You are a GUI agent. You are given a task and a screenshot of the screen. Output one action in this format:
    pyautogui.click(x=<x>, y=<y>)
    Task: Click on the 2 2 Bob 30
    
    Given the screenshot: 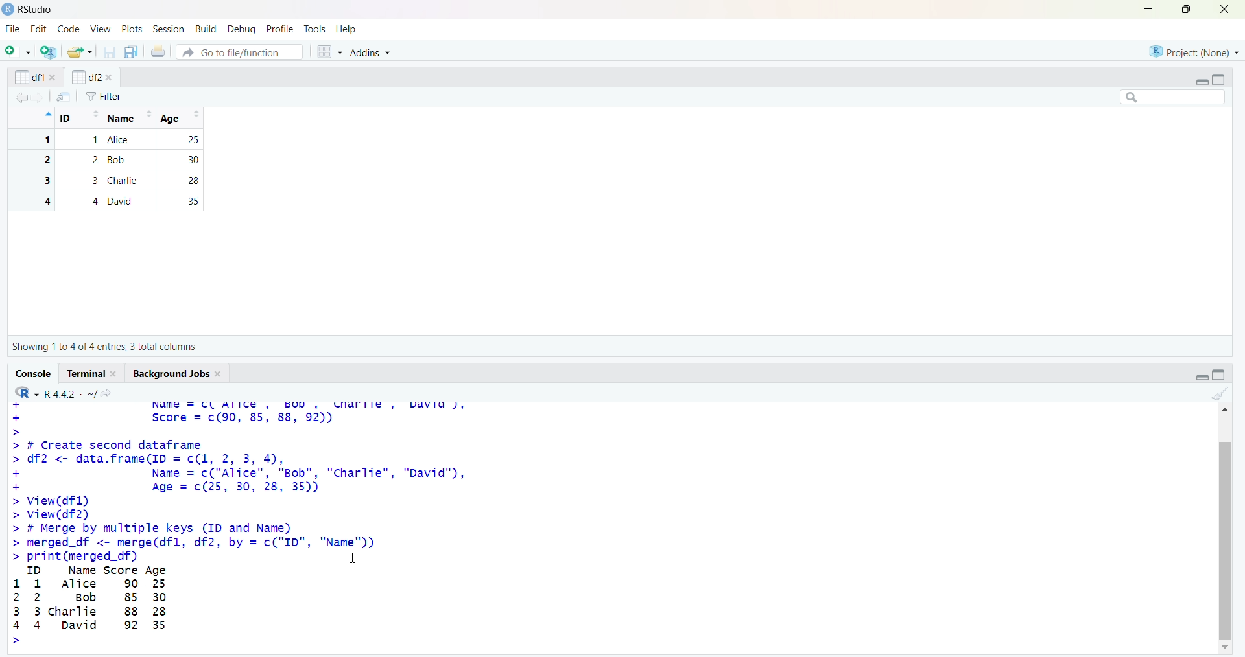 What is the action you would take?
    pyautogui.click(x=112, y=160)
    